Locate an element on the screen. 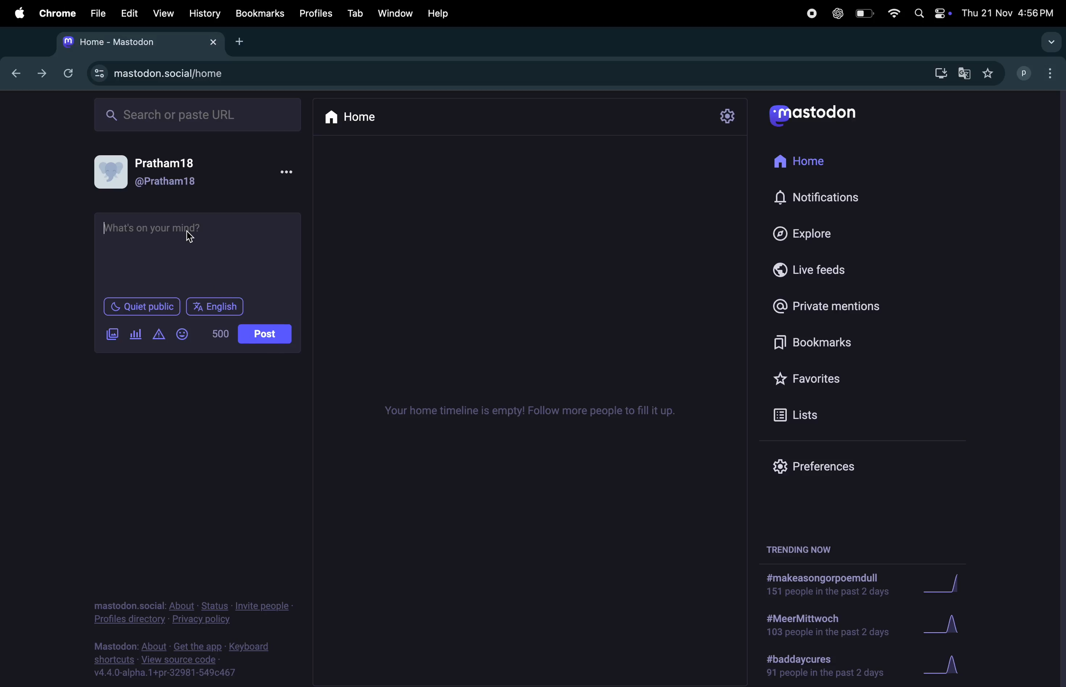 The width and height of the screenshot is (1066, 687). mastodon site url is located at coordinates (185, 75).